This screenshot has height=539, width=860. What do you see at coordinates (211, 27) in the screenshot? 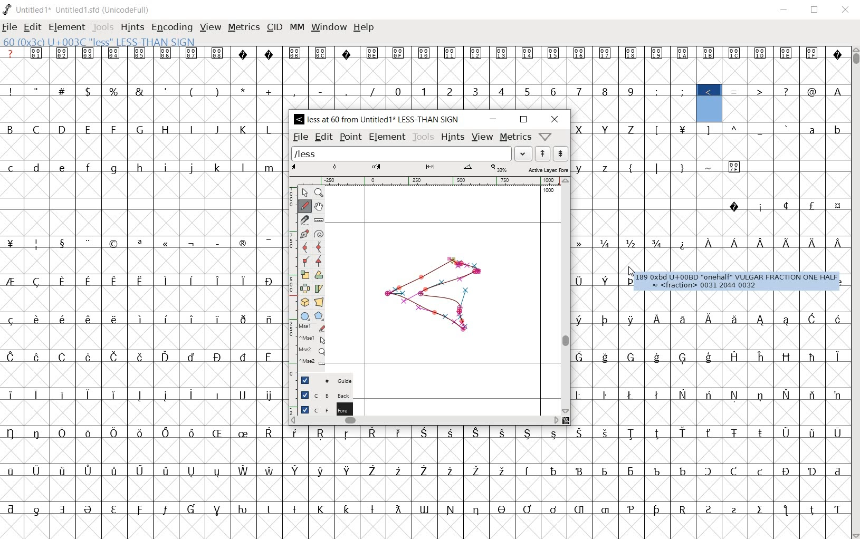
I see `view` at bounding box center [211, 27].